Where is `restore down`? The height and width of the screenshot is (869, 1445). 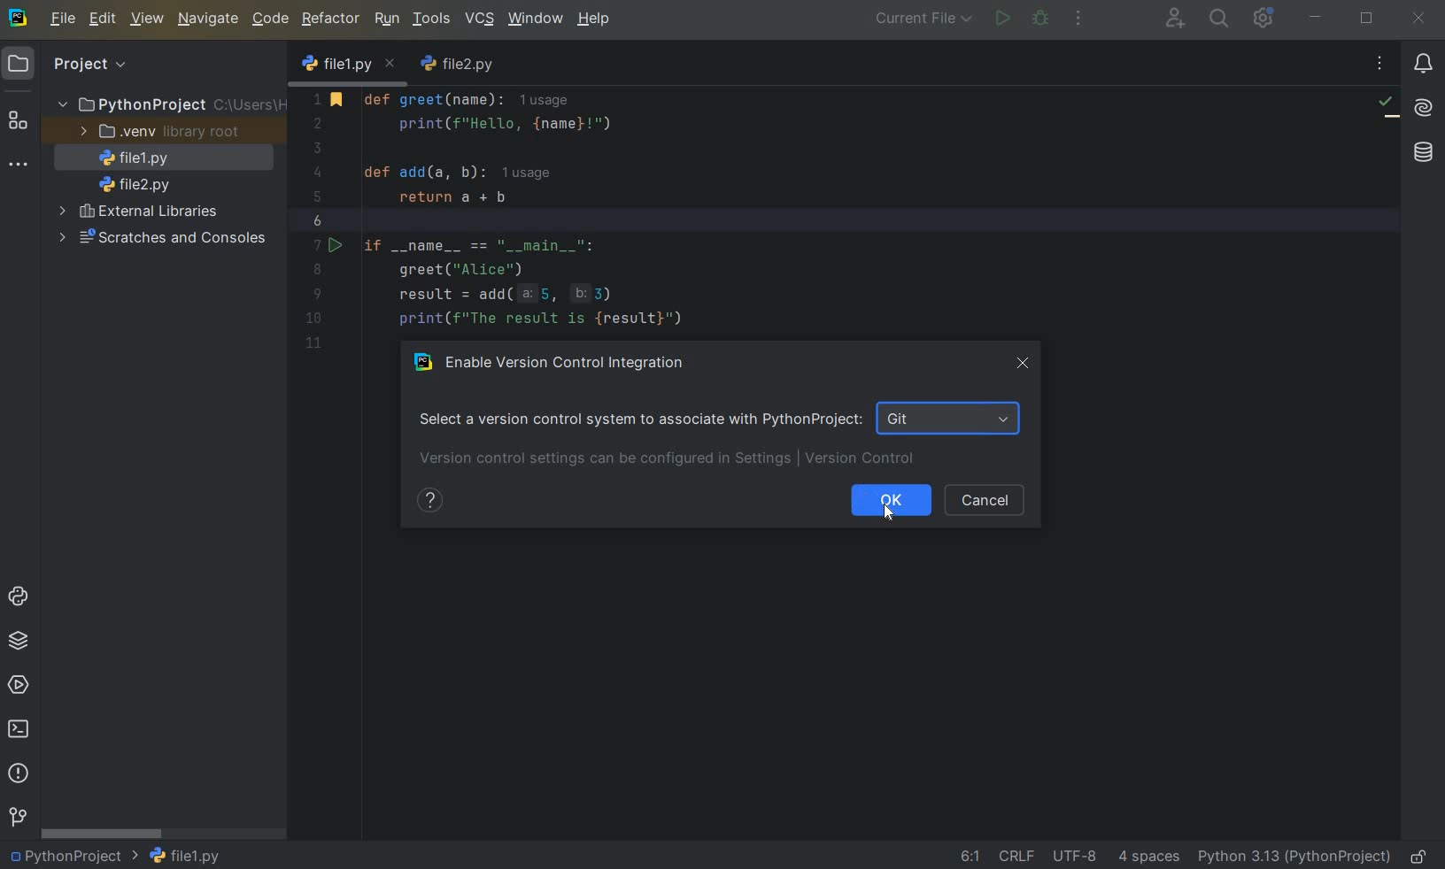
restore down is located at coordinates (1367, 19).